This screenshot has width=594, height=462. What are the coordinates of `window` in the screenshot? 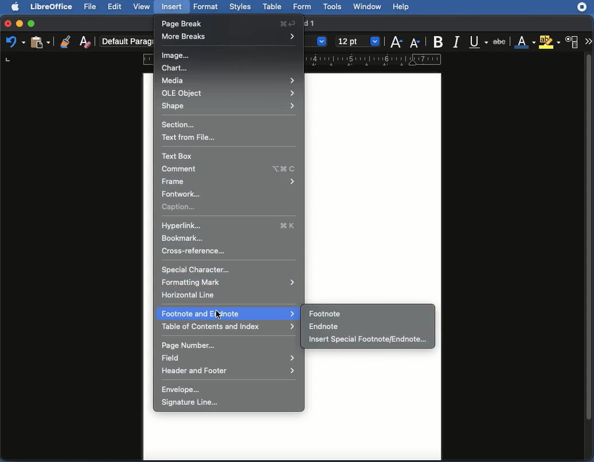 It's located at (365, 7).